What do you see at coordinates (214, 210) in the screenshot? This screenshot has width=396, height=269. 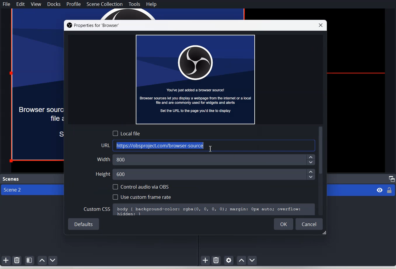 I see `body { background-color: rgba(0, 0, 0, 0); margin: Opx auto; overflow:hiddens` at bounding box center [214, 210].